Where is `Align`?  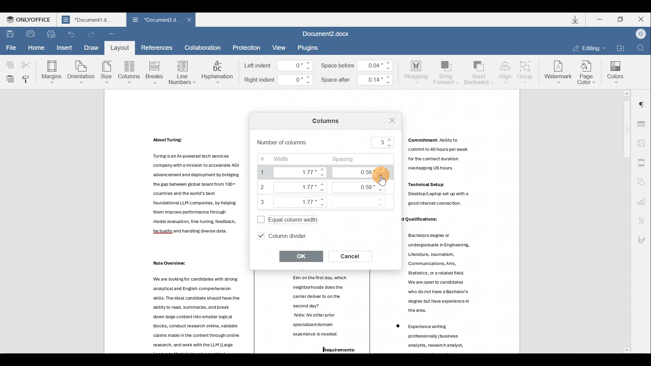 Align is located at coordinates (505, 72).